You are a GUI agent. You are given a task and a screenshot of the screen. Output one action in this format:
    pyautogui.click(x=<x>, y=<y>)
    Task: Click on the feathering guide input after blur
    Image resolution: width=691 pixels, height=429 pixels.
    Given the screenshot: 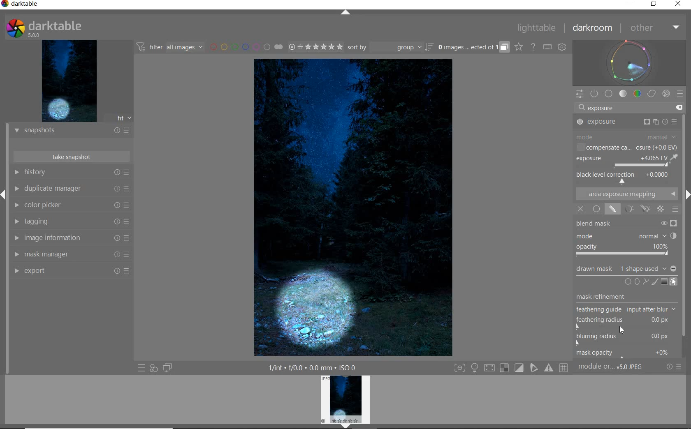 What is the action you would take?
    pyautogui.click(x=626, y=309)
    